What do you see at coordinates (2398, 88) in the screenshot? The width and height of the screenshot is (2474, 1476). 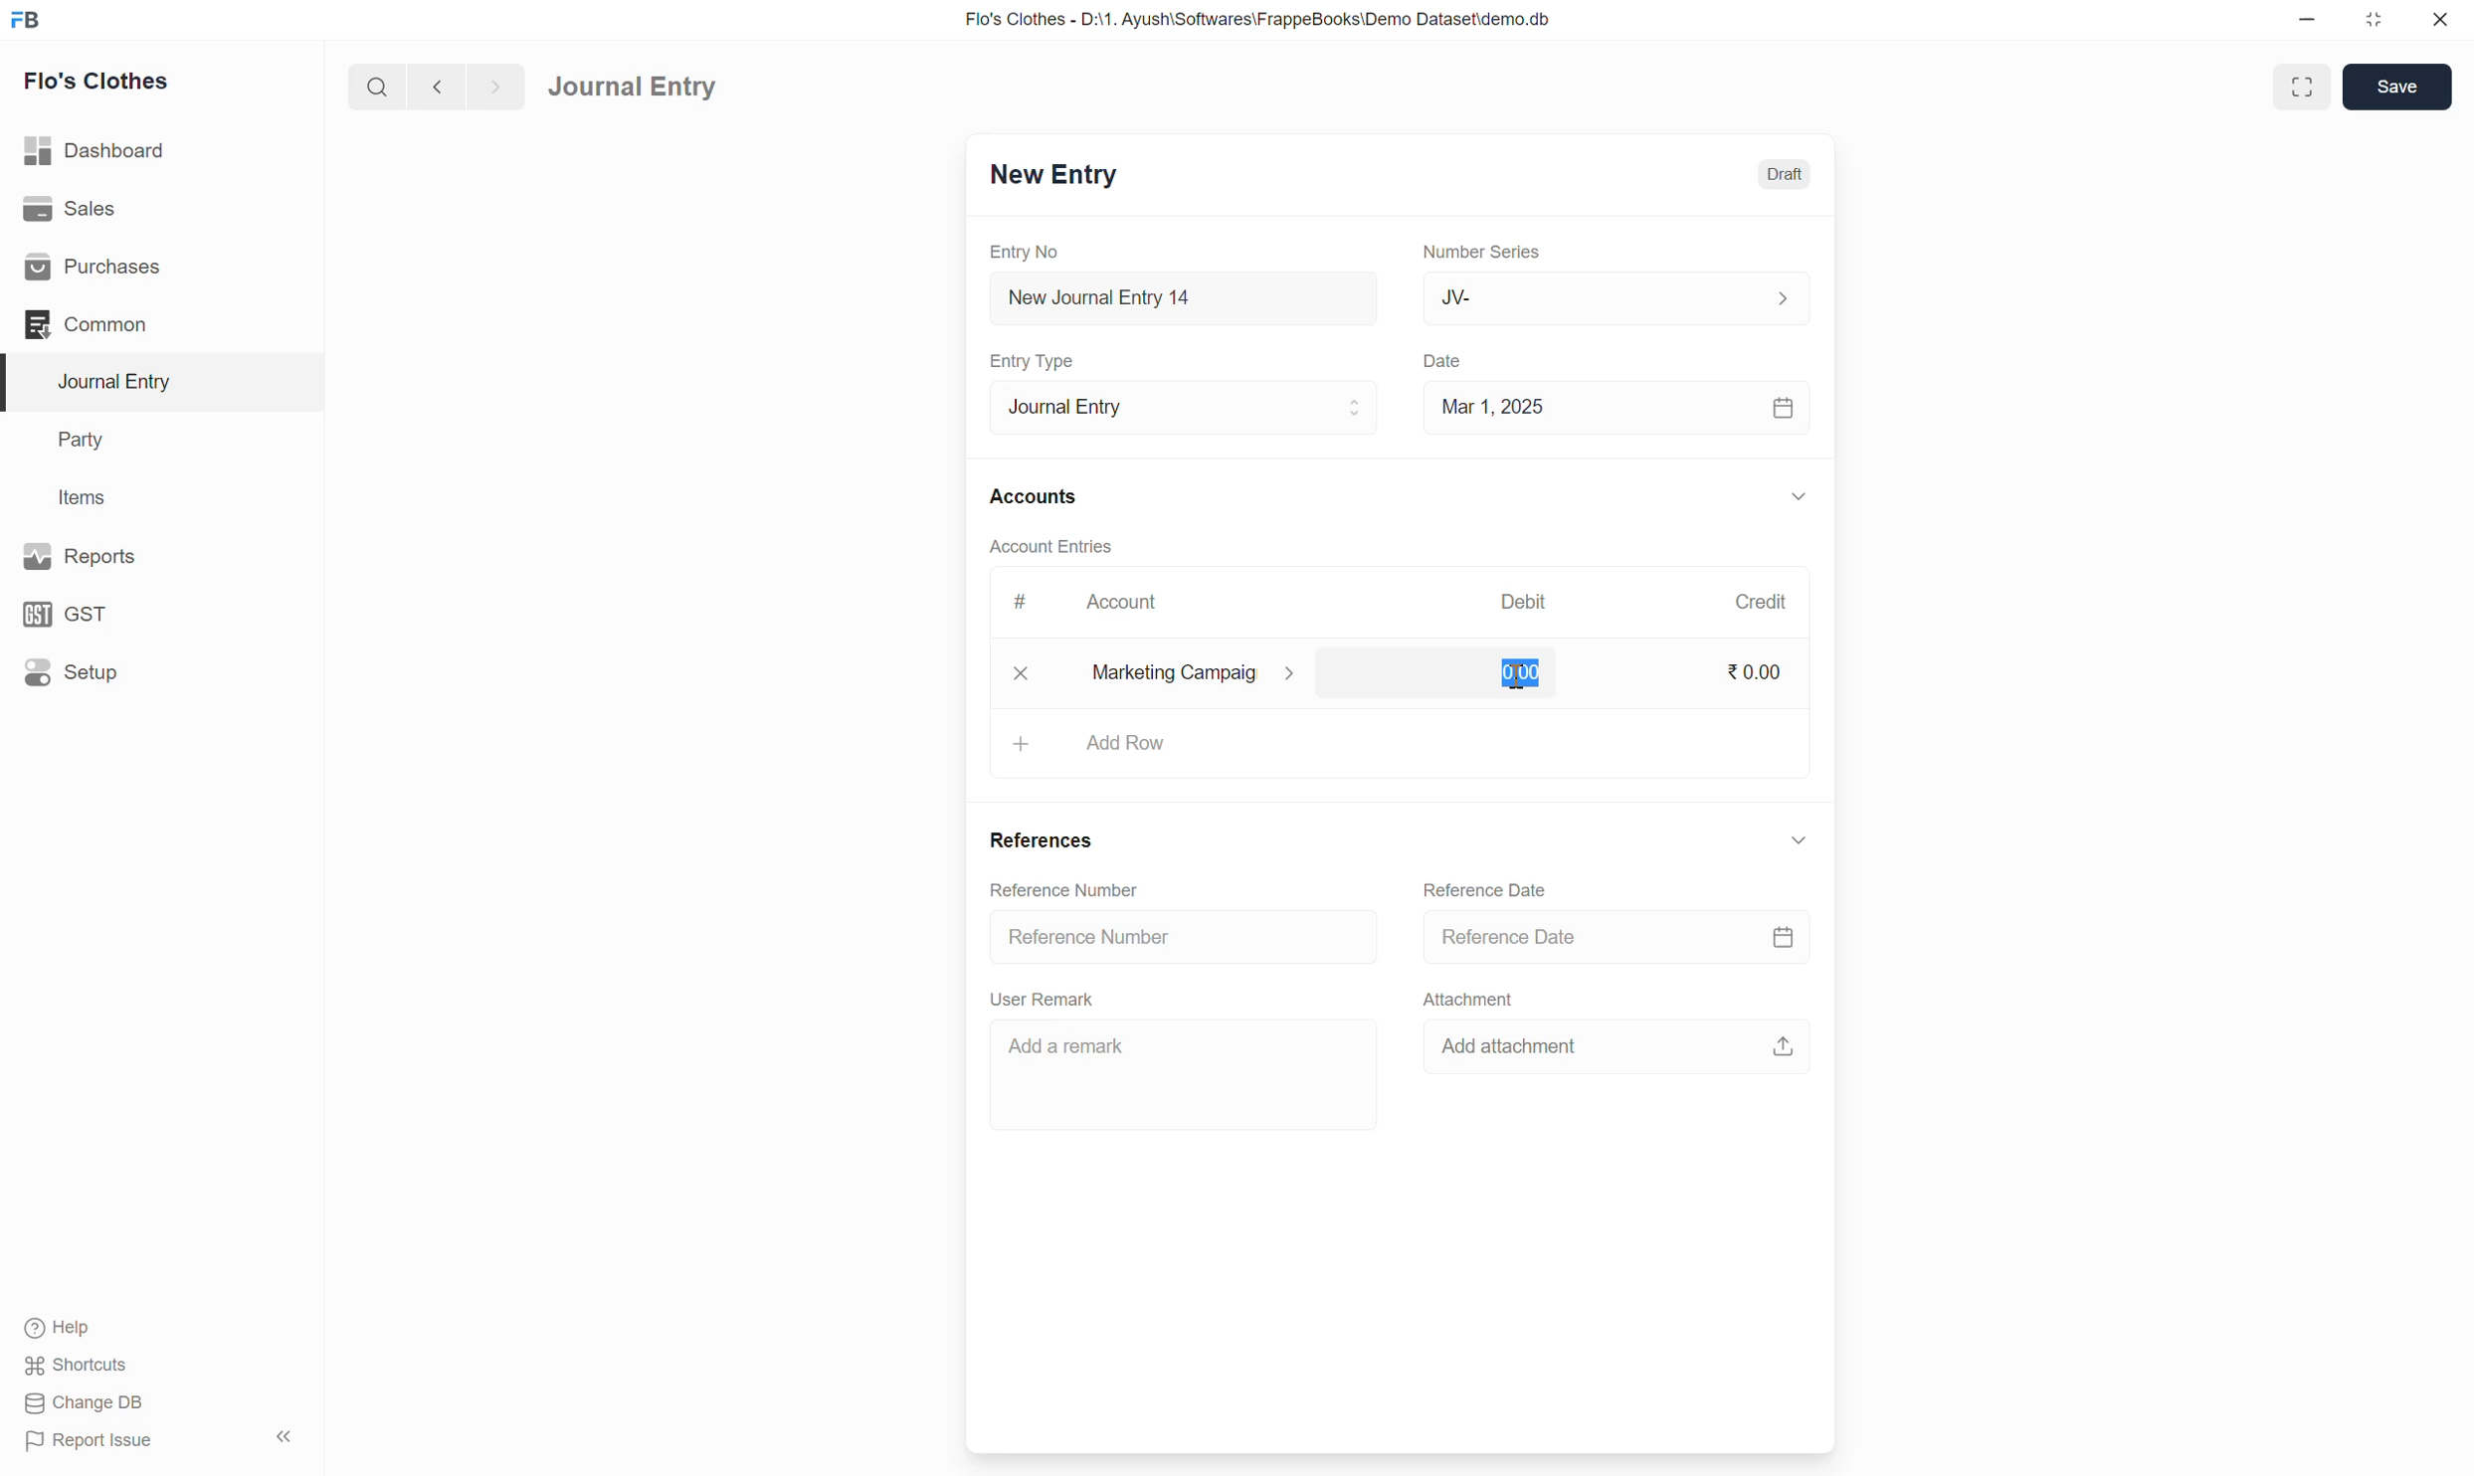 I see `Save` at bounding box center [2398, 88].